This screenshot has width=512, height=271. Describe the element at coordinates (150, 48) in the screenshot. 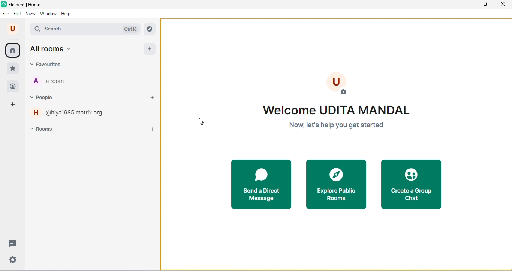

I see `add` at that location.